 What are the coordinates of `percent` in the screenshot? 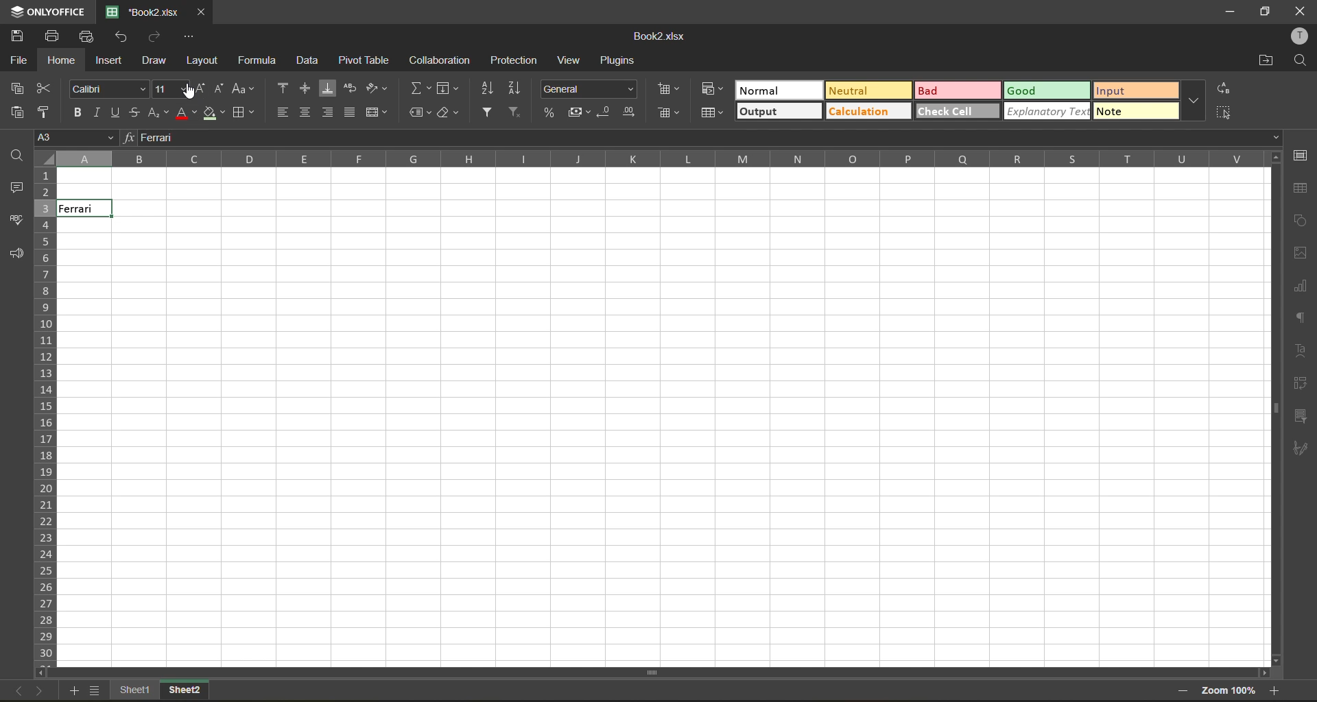 It's located at (547, 111).